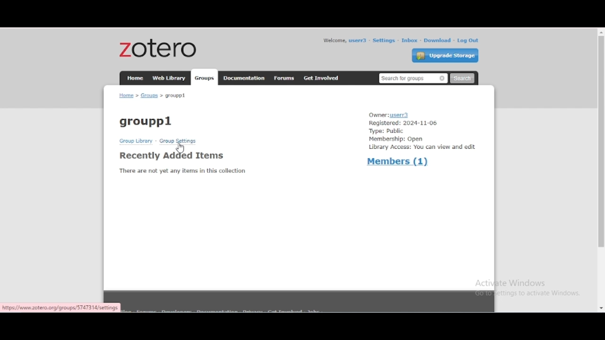 The height and width of the screenshot is (340, 605). Describe the element at coordinates (445, 55) in the screenshot. I see `upgrade storage` at that location.